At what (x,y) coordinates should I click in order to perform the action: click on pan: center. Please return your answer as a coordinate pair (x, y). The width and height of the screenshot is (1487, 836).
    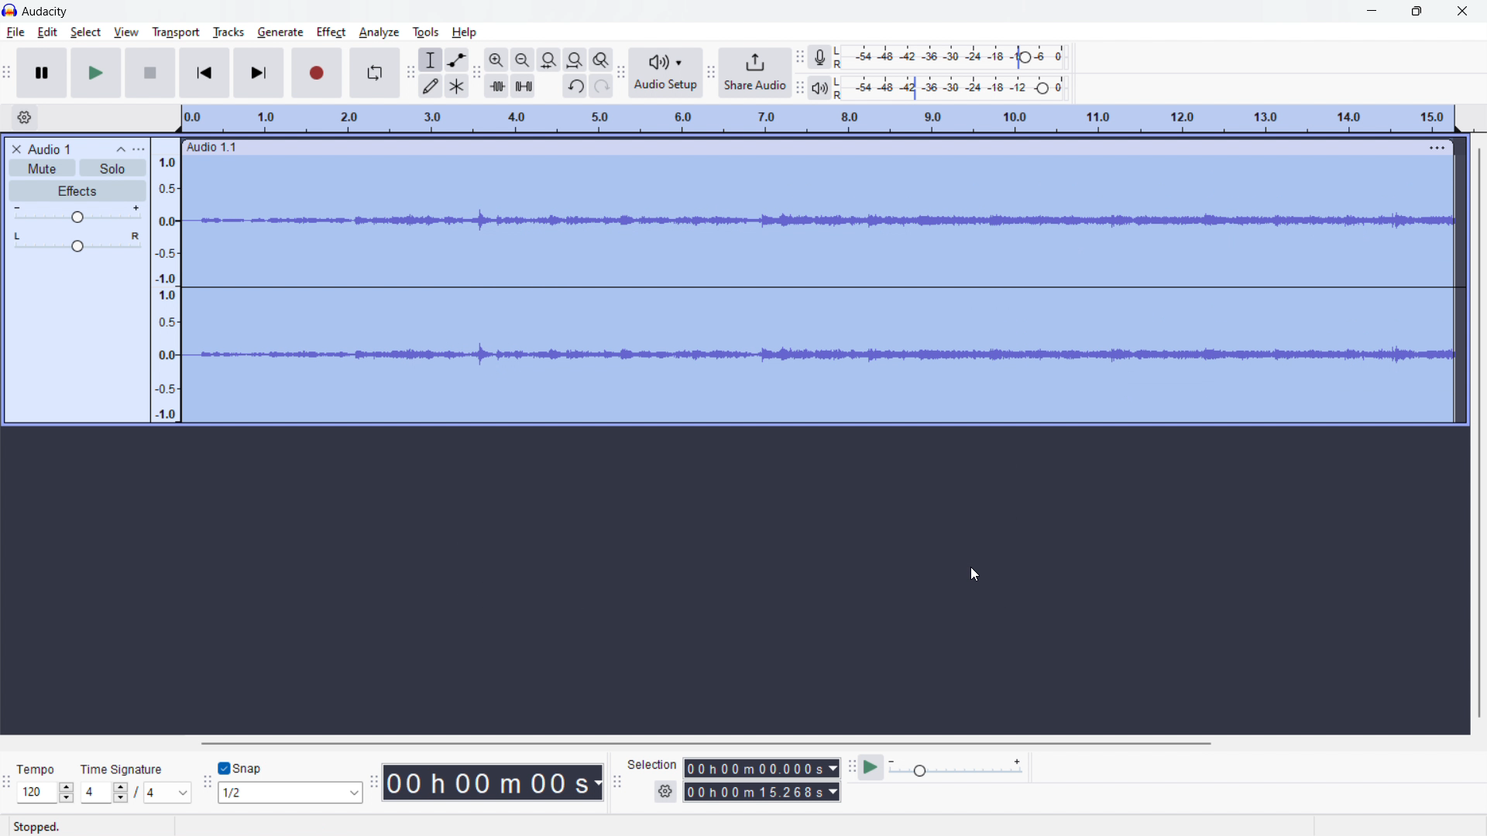
    Looking at the image, I should click on (77, 242).